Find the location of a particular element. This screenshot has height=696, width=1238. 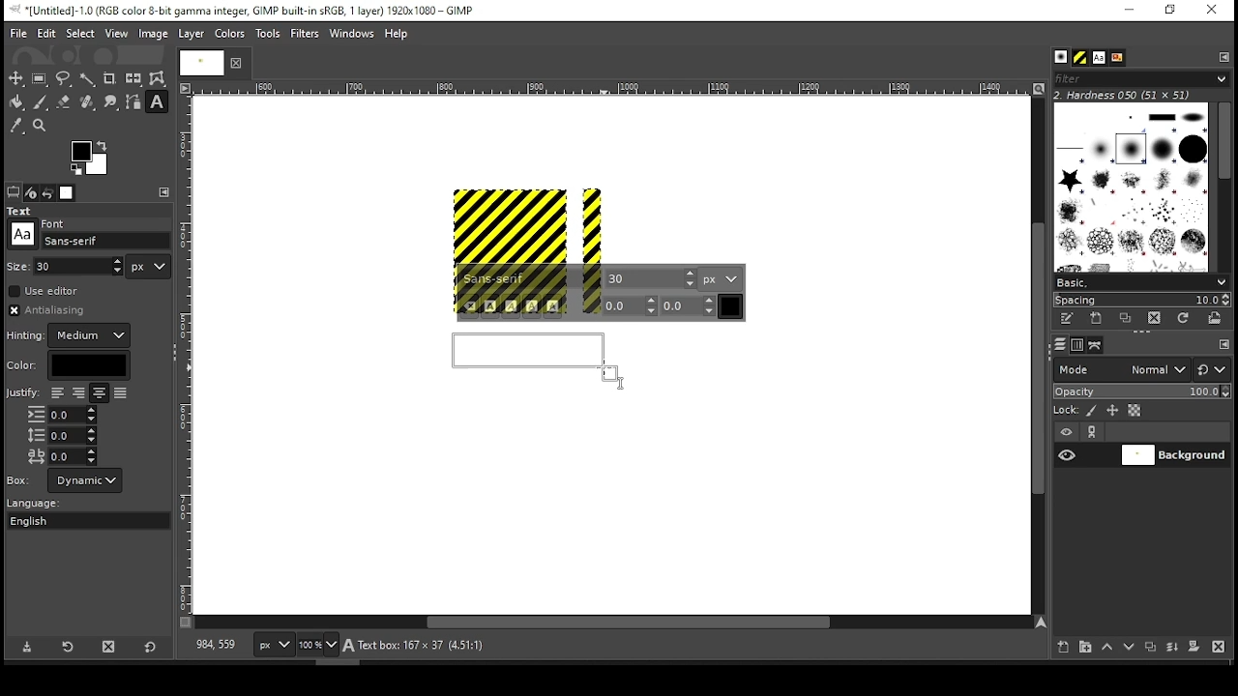

active text frame is located at coordinates (533, 358).